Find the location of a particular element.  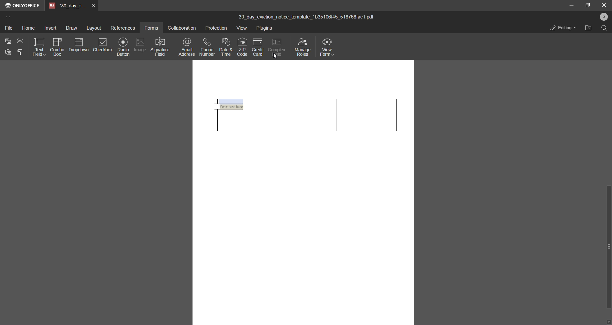

signature is located at coordinates (160, 46).